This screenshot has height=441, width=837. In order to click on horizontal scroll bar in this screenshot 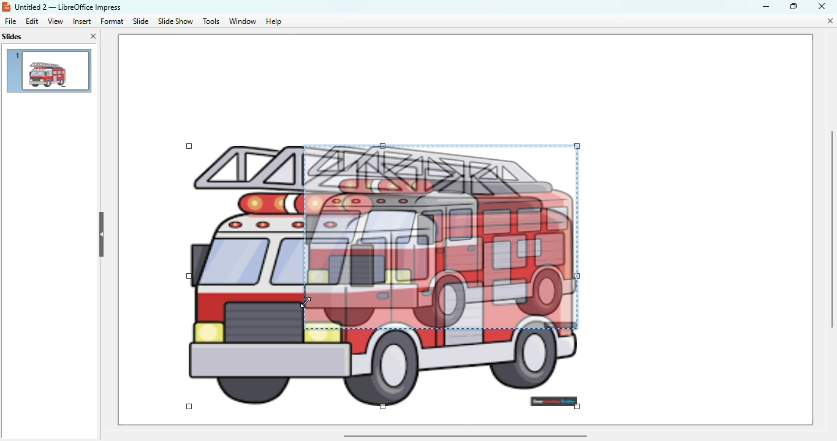, I will do `click(465, 436)`.